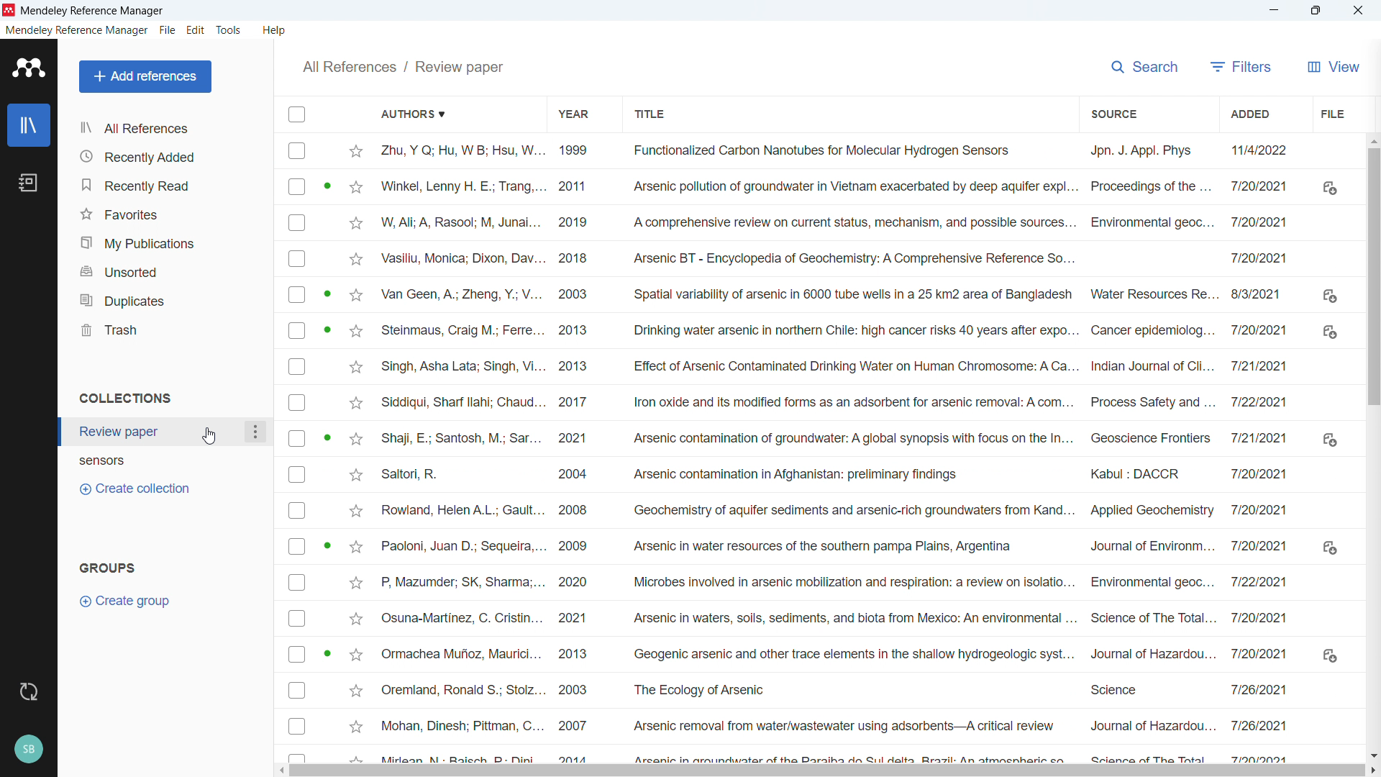  Describe the element at coordinates (1152, 450) in the screenshot. I see `Source of individual entries ` at that location.